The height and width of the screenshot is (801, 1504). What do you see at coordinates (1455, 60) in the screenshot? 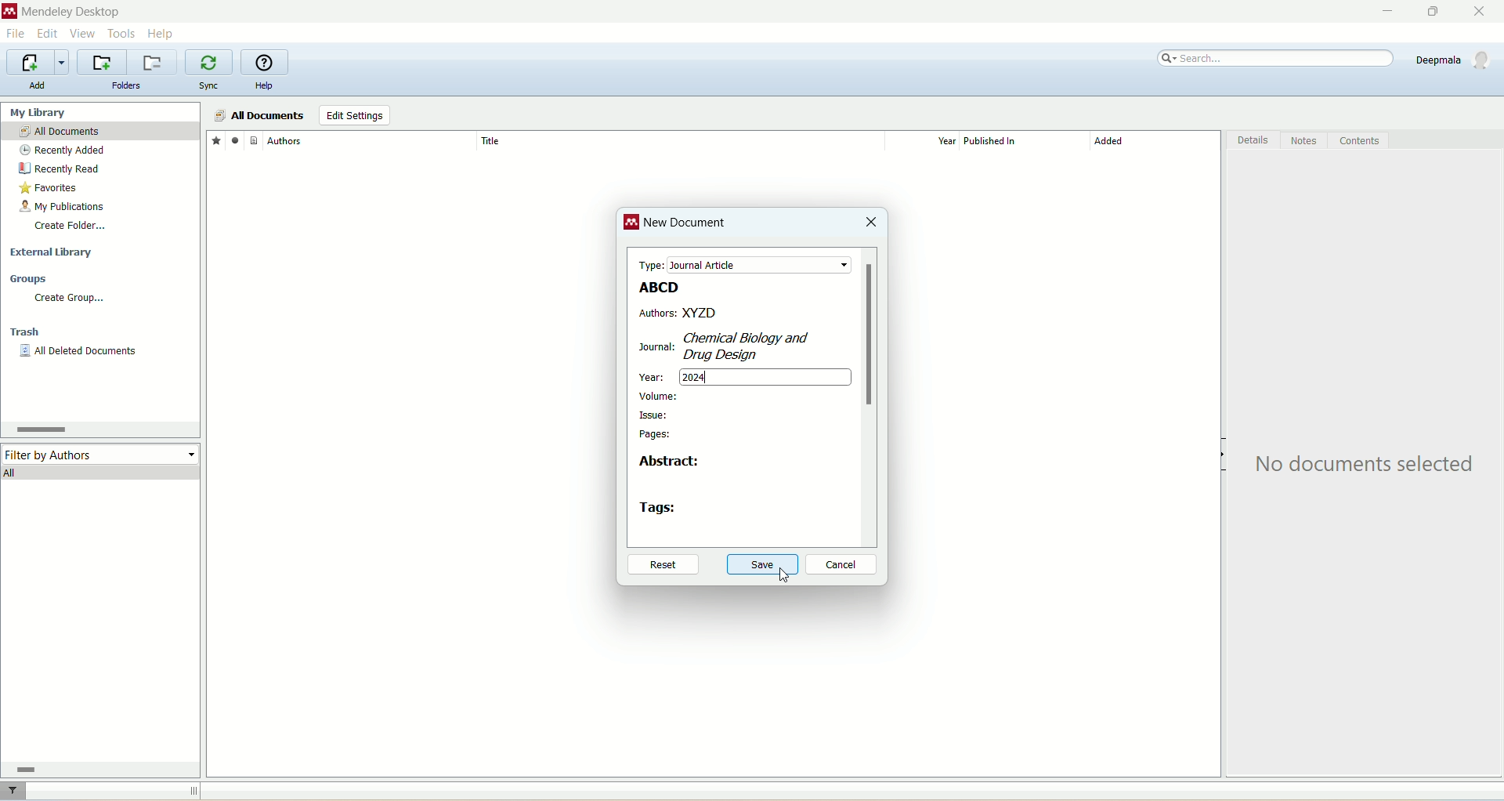
I see `account` at bounding box center [1455, 60].